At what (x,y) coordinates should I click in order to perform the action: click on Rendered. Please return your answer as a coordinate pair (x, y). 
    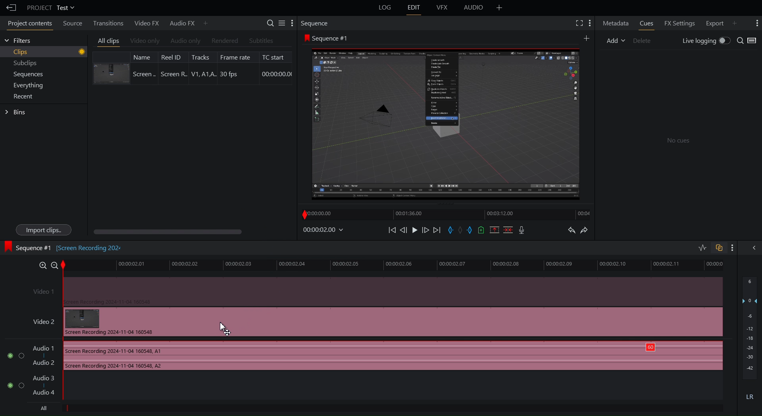
    Looking at the image, I should click on (224, 41).